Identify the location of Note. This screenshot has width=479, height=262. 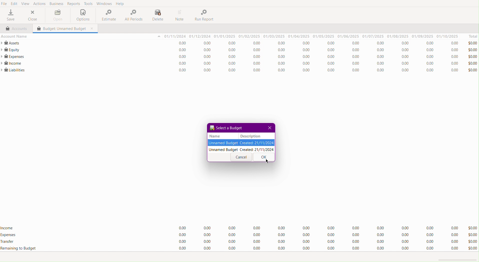
(181, 15).